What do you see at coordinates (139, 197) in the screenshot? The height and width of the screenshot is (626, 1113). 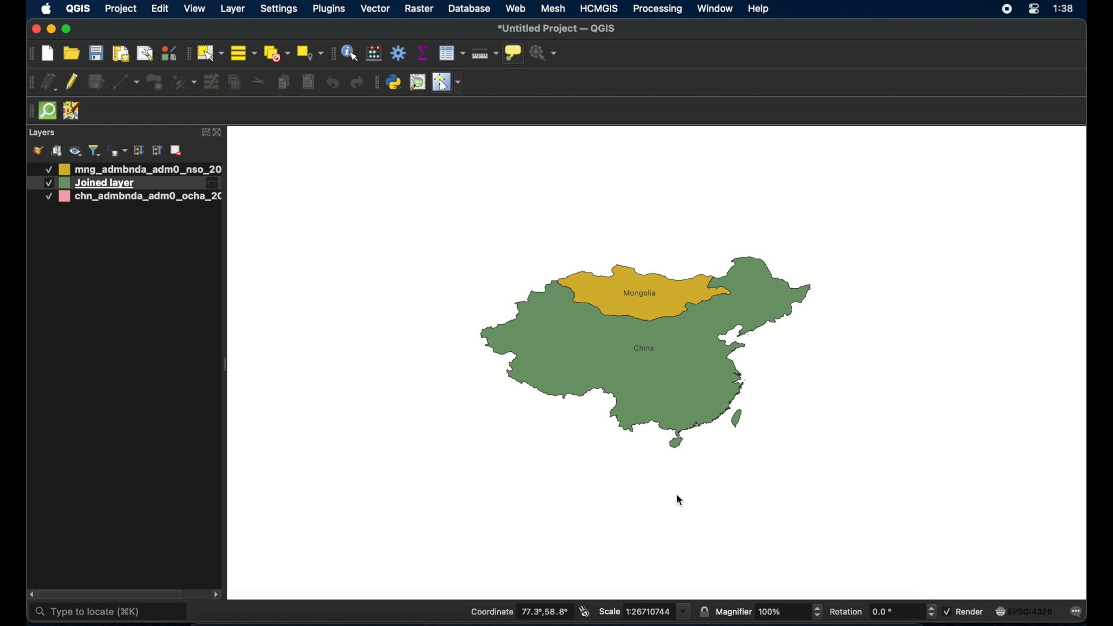 I see `layer 2` at bounding box center [139, 197].